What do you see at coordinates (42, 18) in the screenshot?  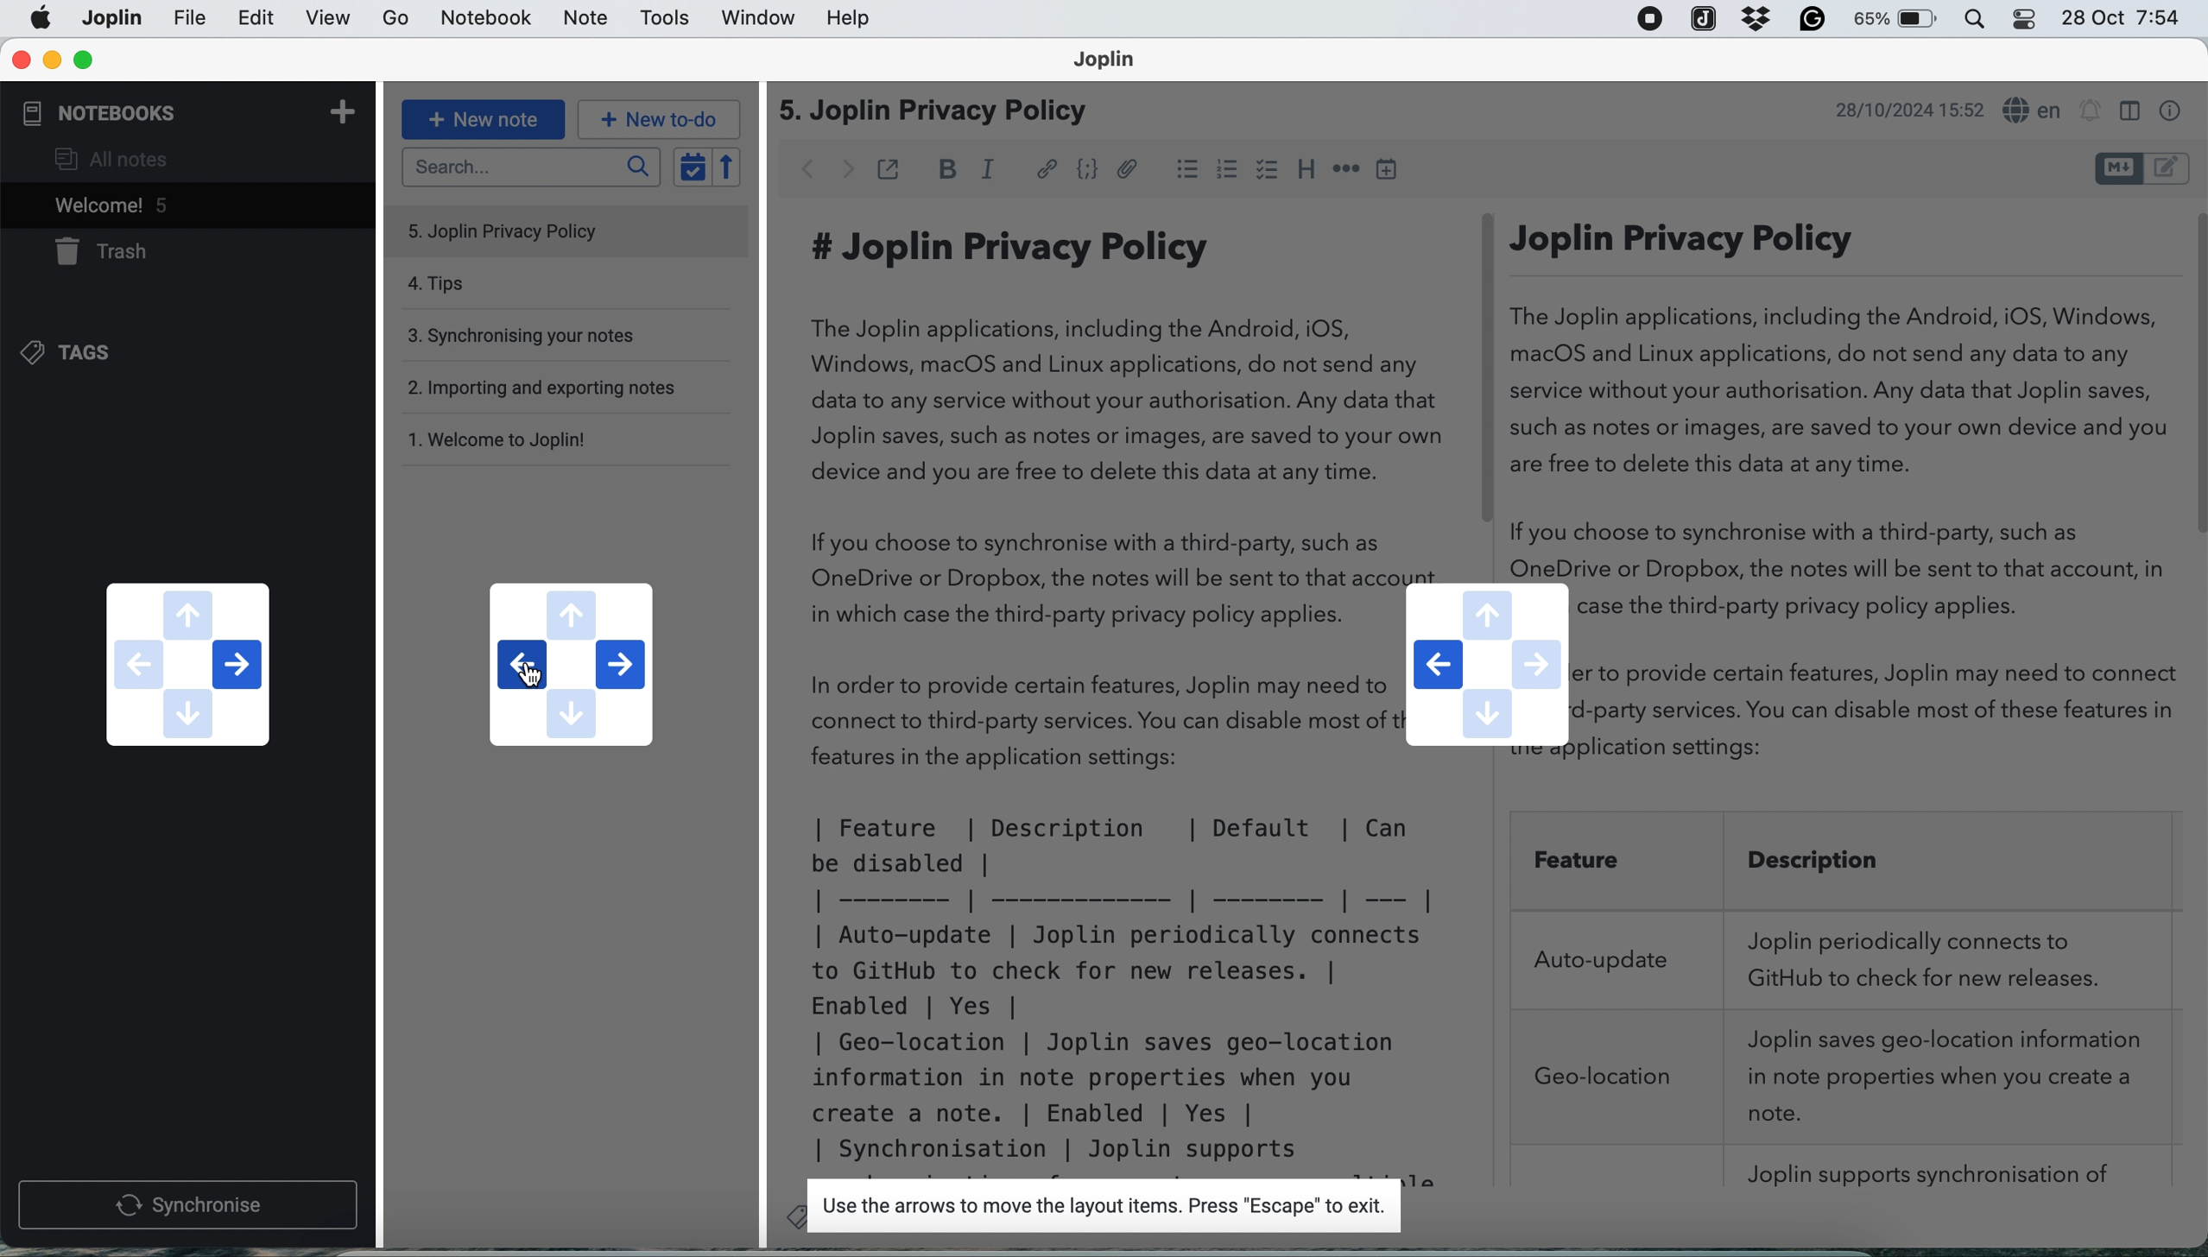 I see `Apple menu` at bounding box center [42, 18].